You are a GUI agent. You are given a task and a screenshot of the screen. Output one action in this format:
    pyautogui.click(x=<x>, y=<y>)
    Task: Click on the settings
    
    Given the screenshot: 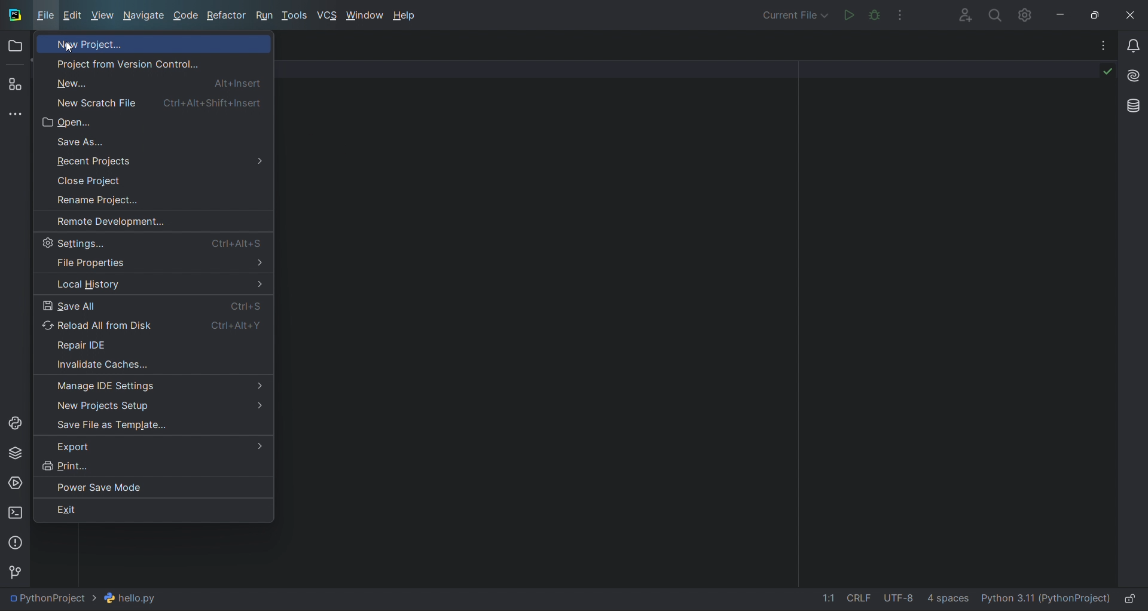 What is the action you would take?
    pyautogui.click(x=159, y=242)
    